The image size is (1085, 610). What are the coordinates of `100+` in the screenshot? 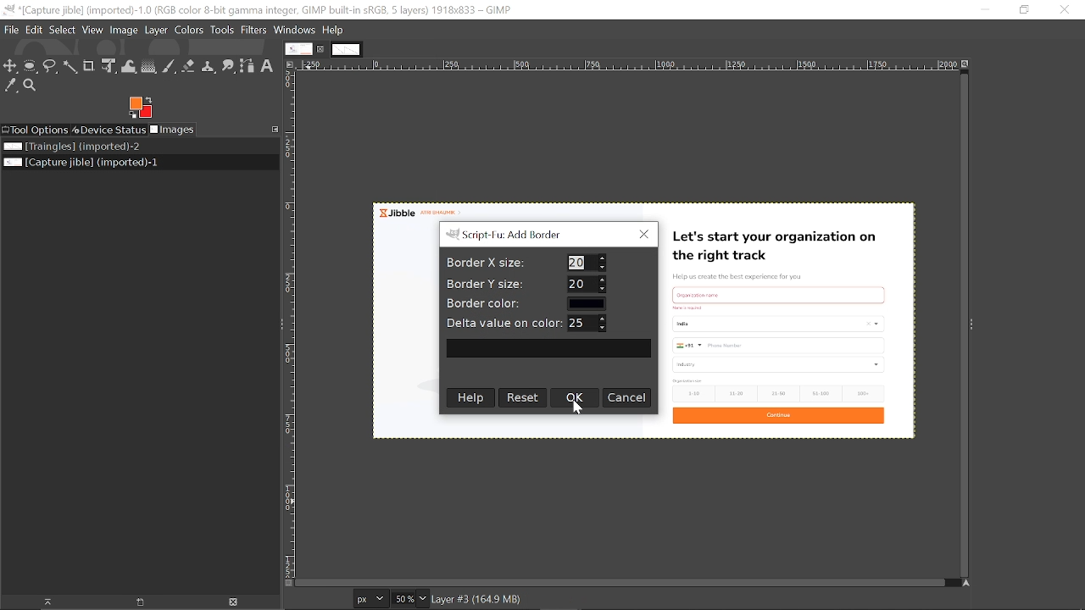 It's located at (868, 394).